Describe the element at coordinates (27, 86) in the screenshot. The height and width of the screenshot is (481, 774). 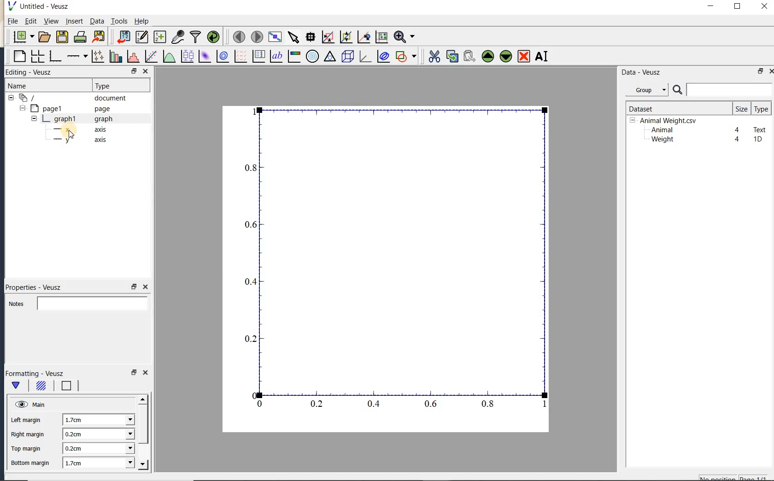
I see `Name` at that location.